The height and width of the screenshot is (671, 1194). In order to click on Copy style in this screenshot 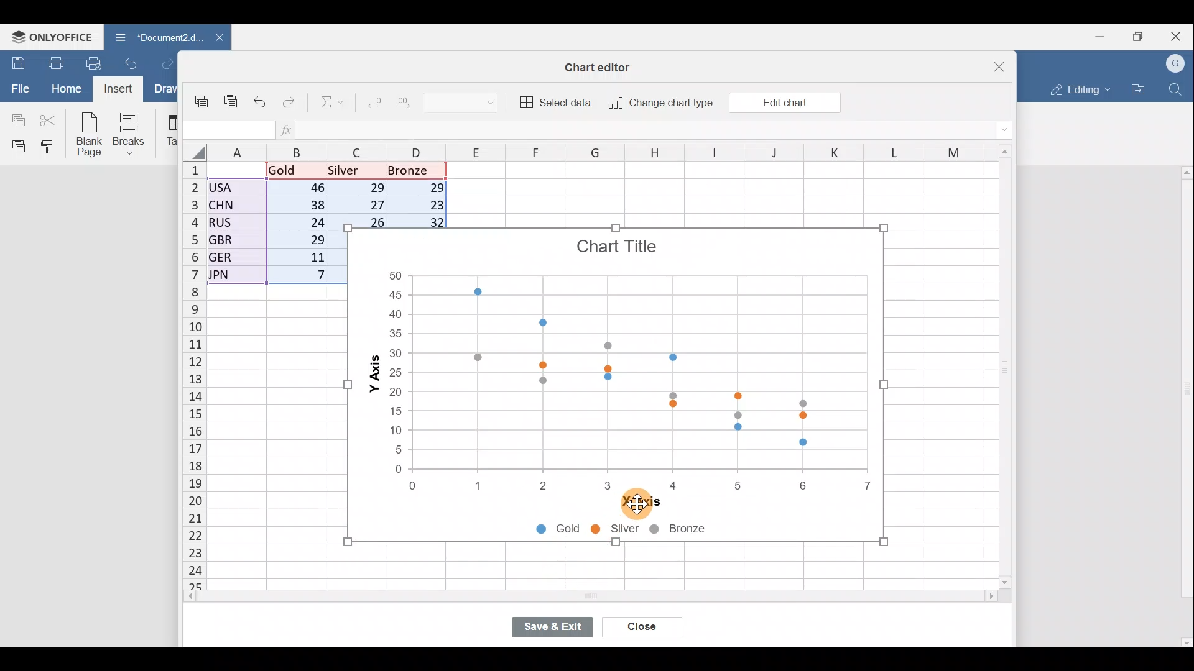, I will do `click(51, 148)`.